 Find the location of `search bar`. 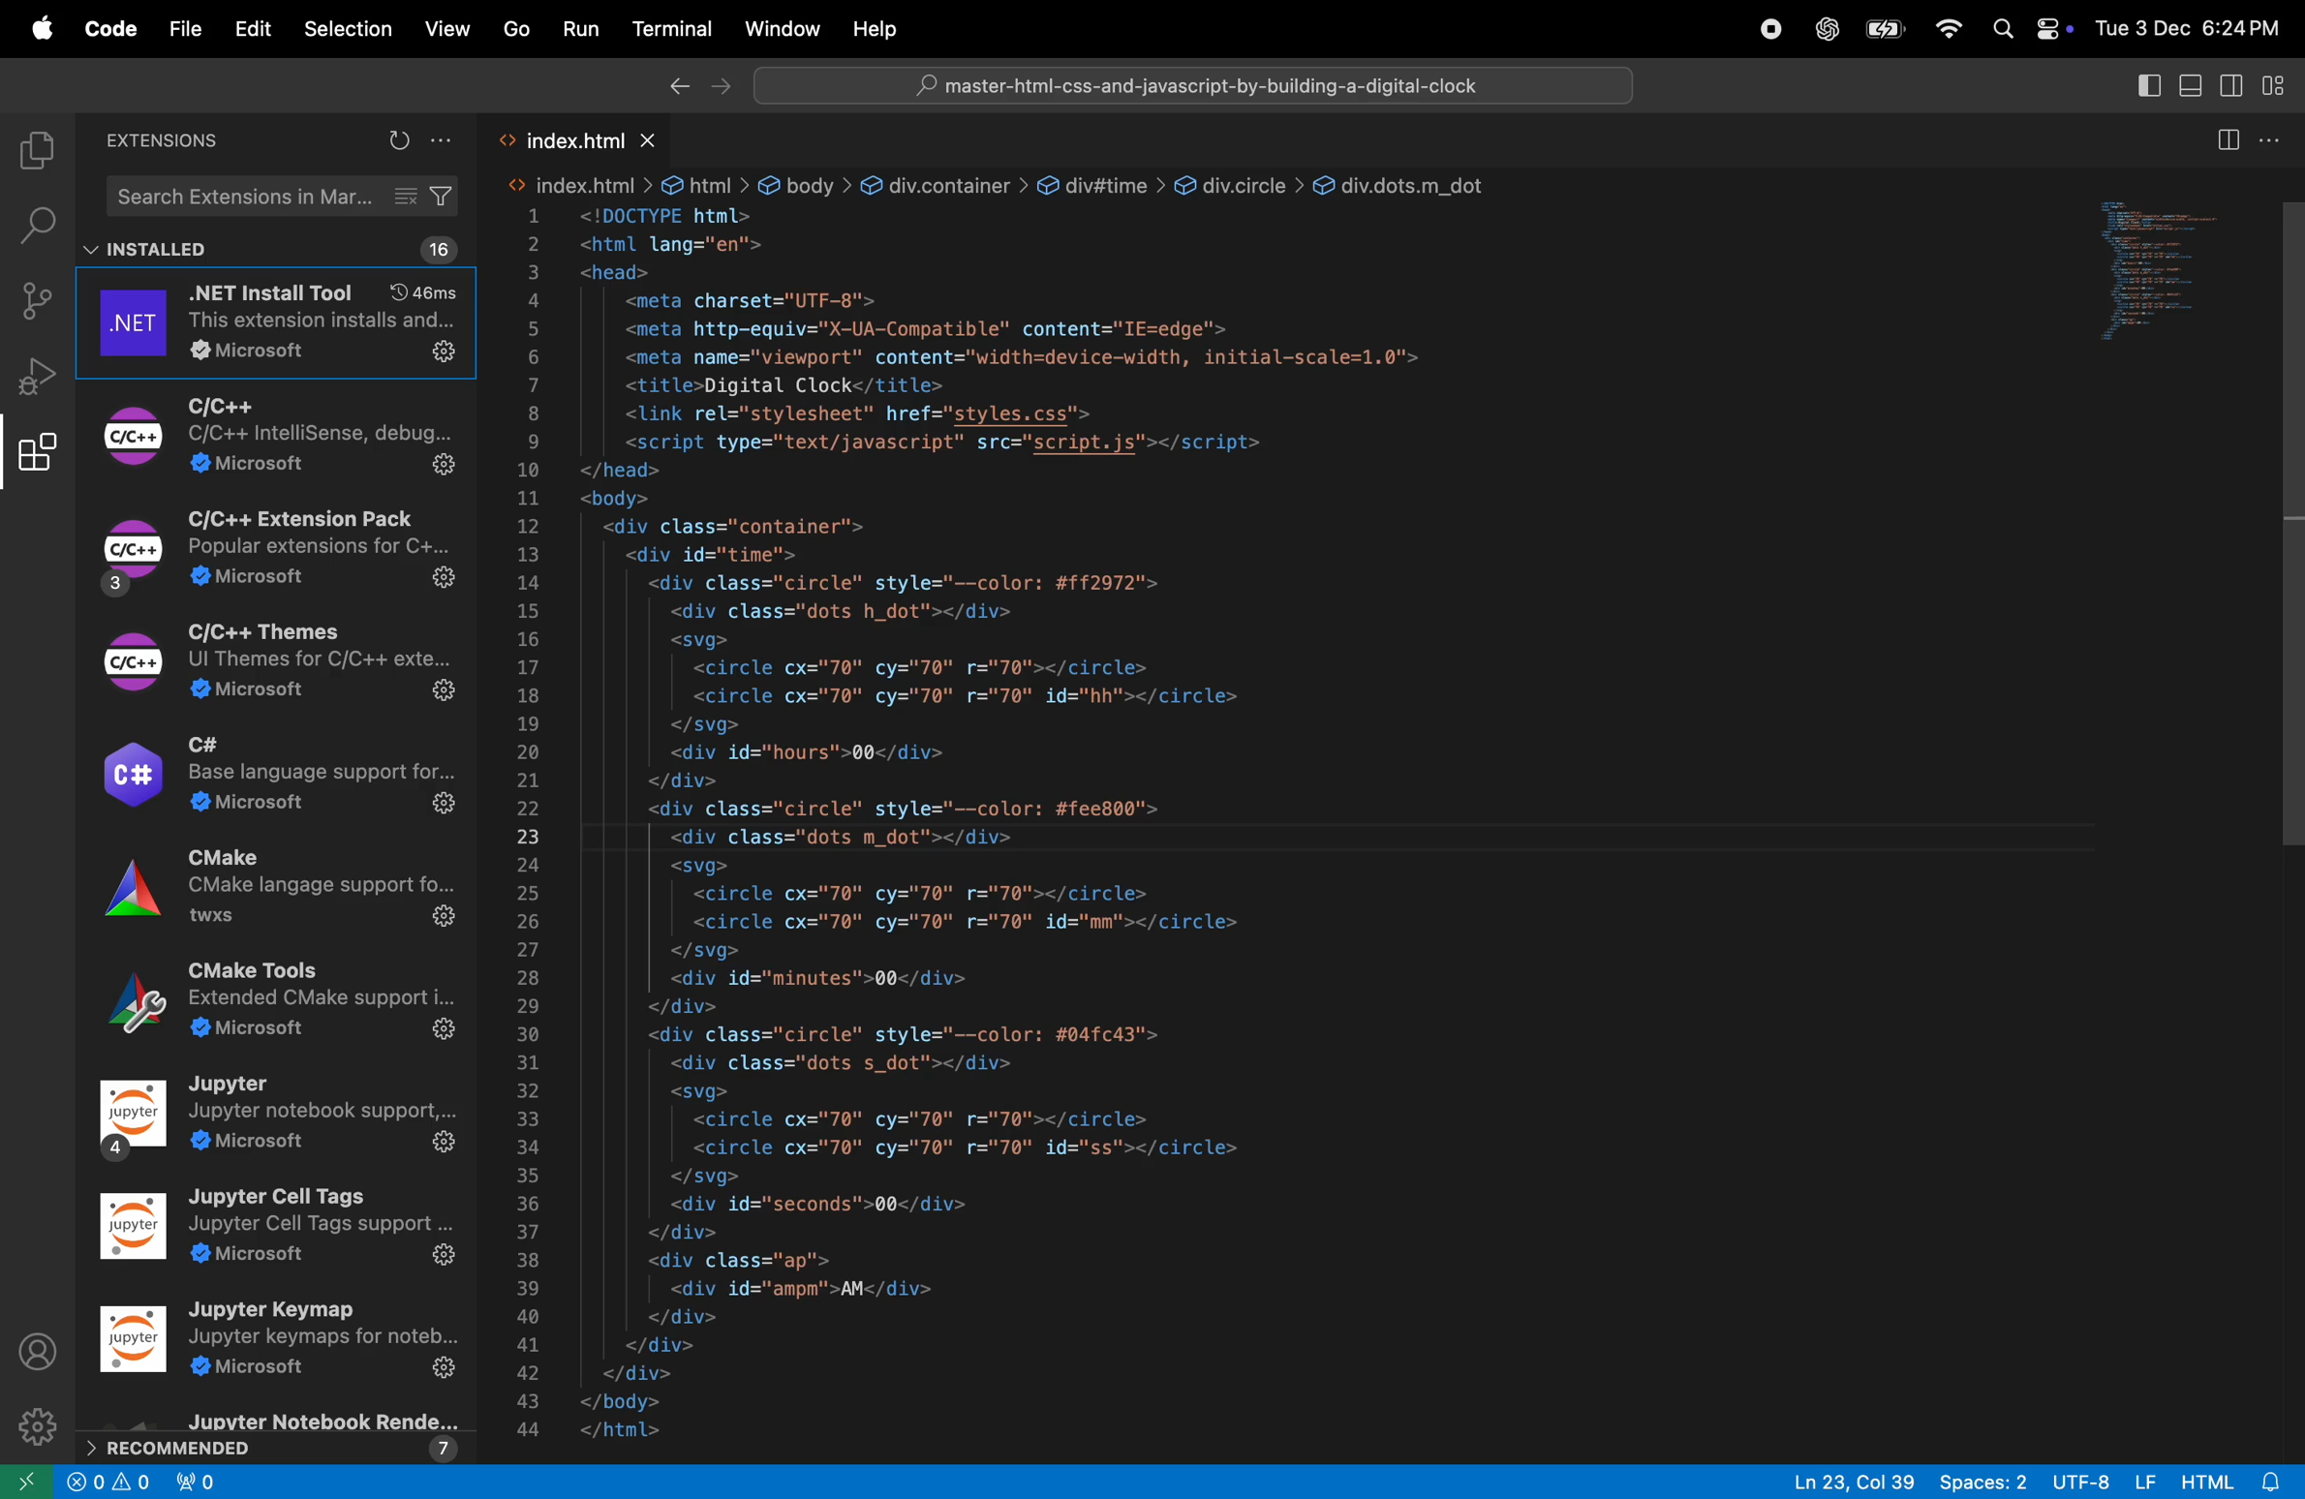

search bar is located at coordinates (286, 197).